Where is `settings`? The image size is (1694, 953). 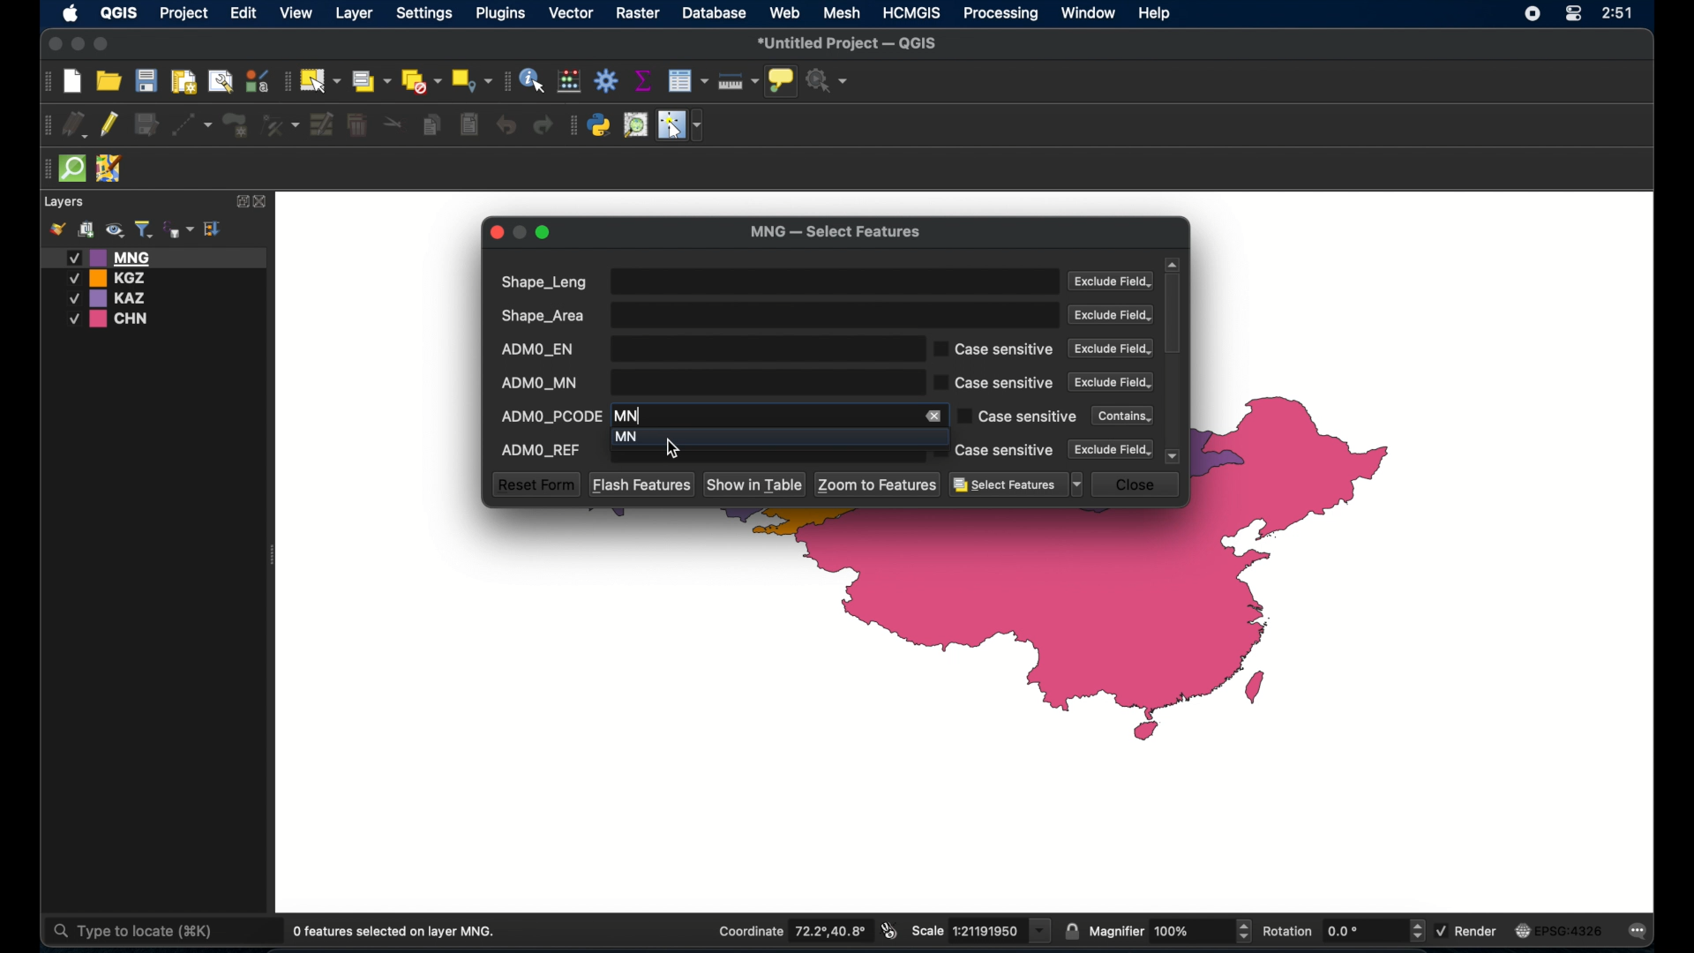
settings is located at coordinates (423, 14).